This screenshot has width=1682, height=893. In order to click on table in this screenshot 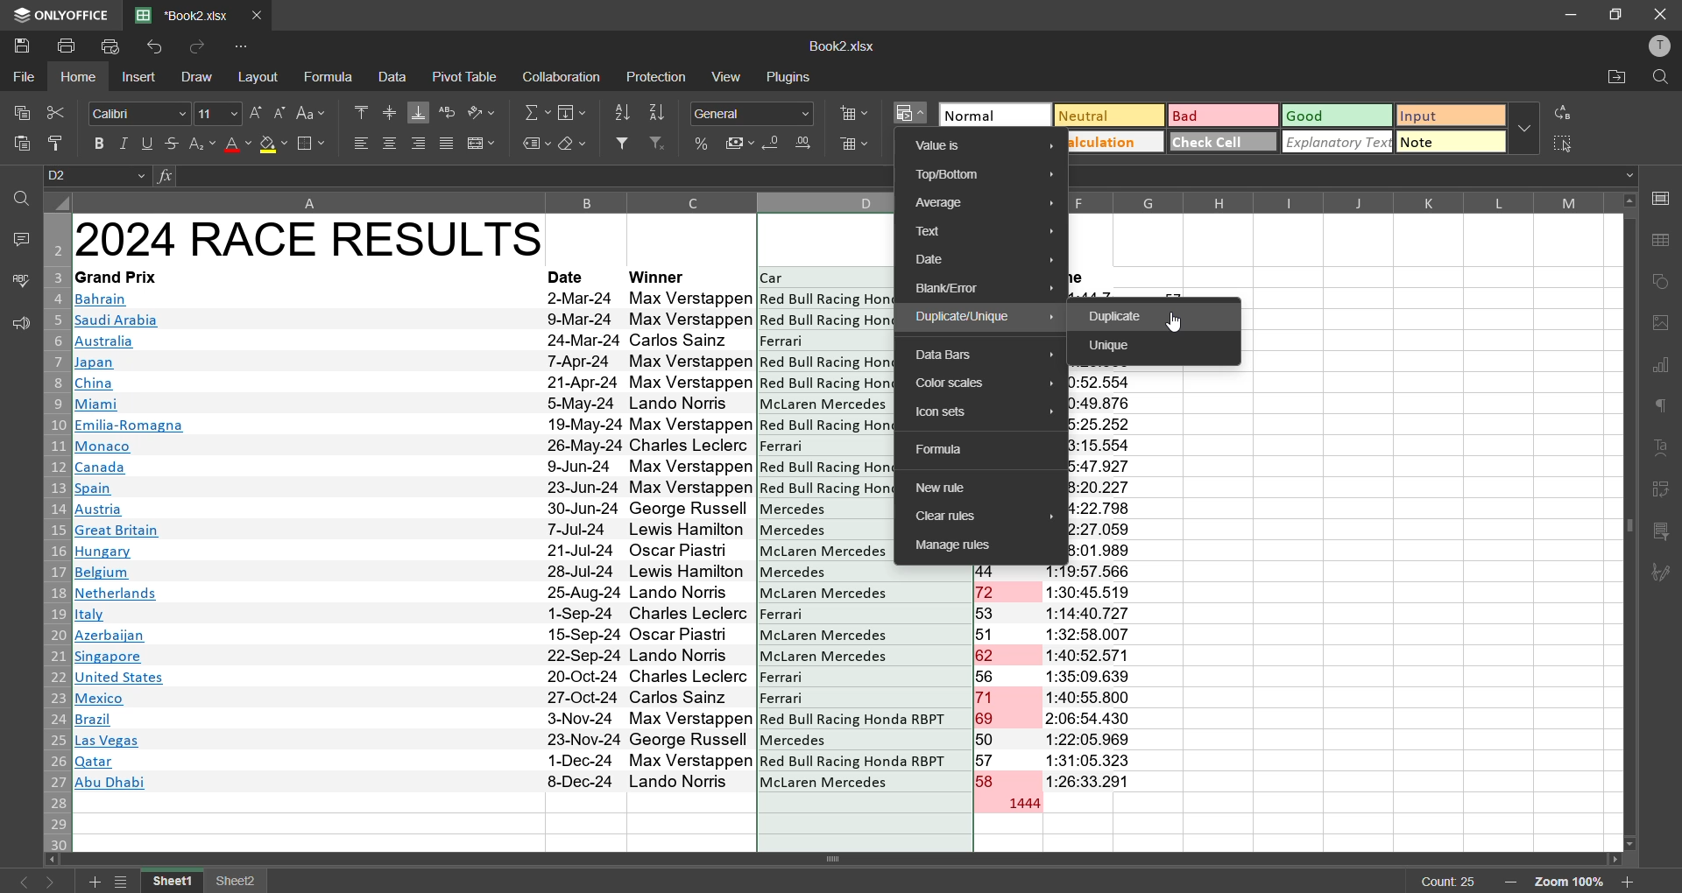, I will do `click(1664, 241)`.